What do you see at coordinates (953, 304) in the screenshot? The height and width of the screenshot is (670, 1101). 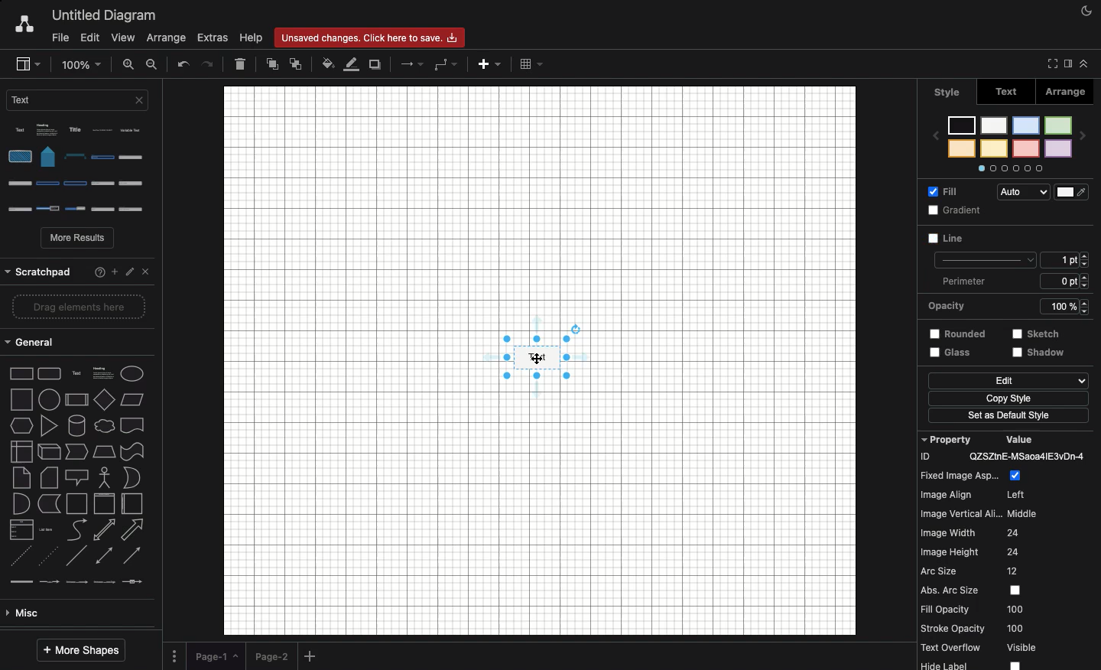 I see `Rounded` at bounding box center [953, 304].